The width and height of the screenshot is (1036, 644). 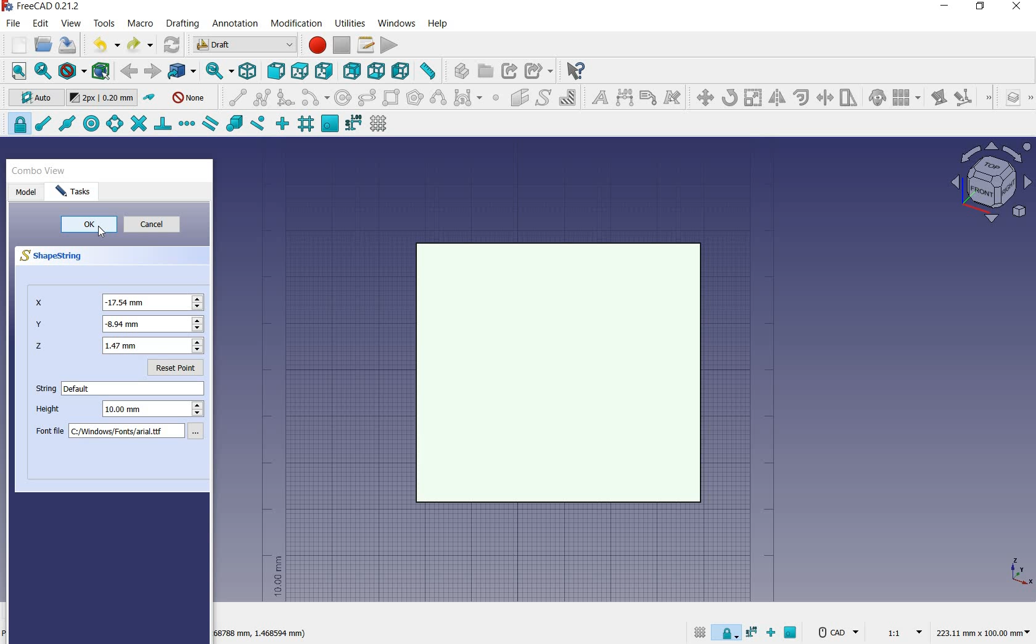 I want to click on macros, so click(x=366, y=45).